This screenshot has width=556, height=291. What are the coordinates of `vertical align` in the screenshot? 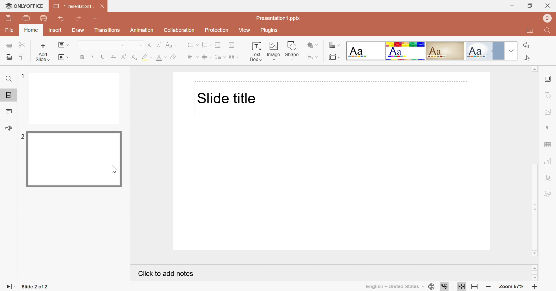 It's located at (207, 57).